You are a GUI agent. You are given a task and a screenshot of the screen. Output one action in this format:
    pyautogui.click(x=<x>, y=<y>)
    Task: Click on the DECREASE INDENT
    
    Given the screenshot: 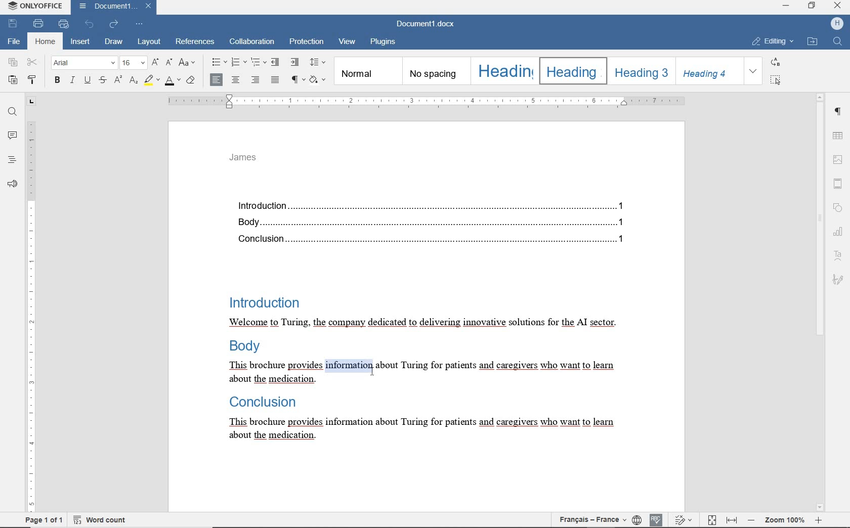 What is the action you would take?
    pyautogui.click(x=277, y=62)
    